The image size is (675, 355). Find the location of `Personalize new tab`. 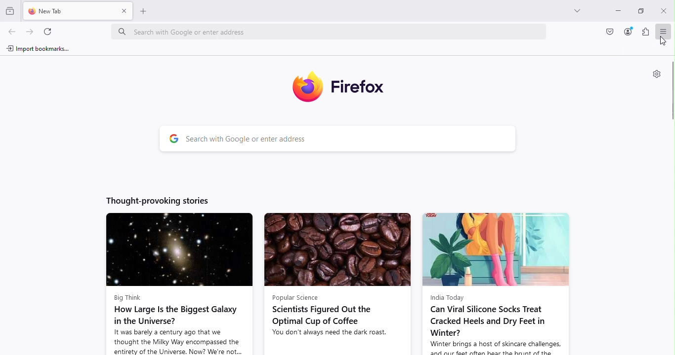

Personalize new tab is located at coordinates (657, 75).